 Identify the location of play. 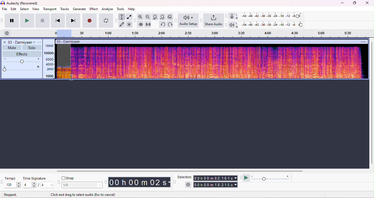
(27, 21).